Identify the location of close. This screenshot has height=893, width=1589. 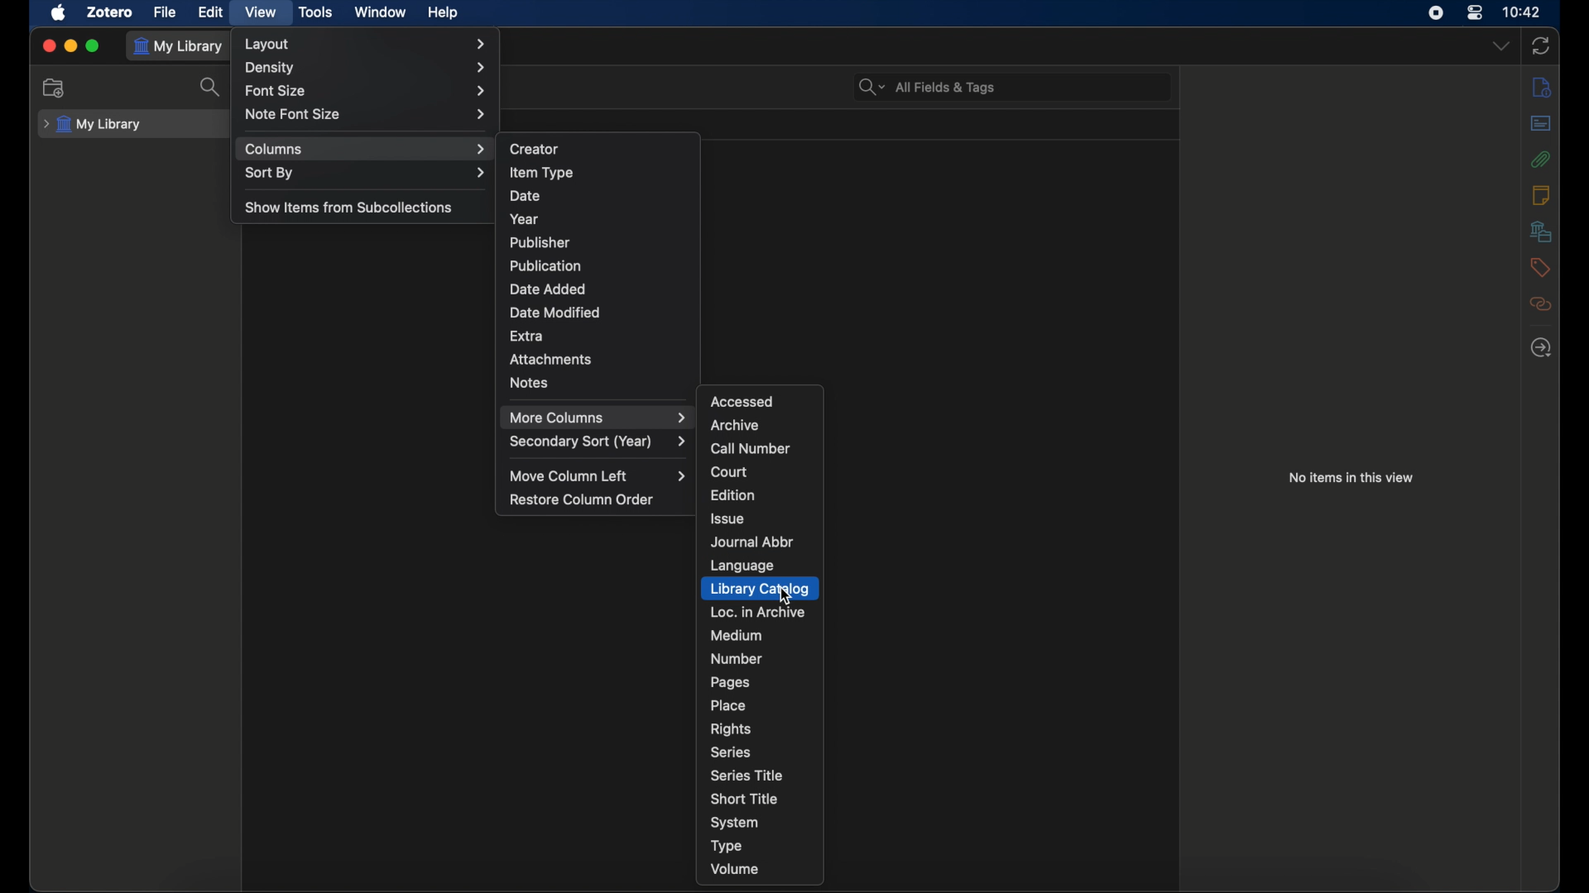
(48, 45).